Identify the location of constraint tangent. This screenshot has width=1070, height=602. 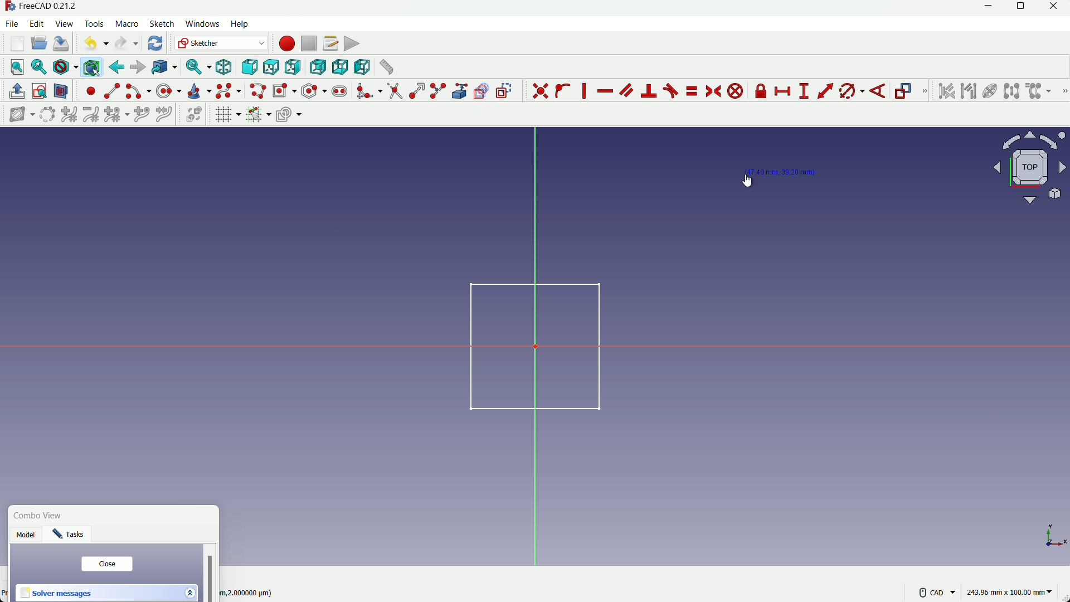
(671, 91).